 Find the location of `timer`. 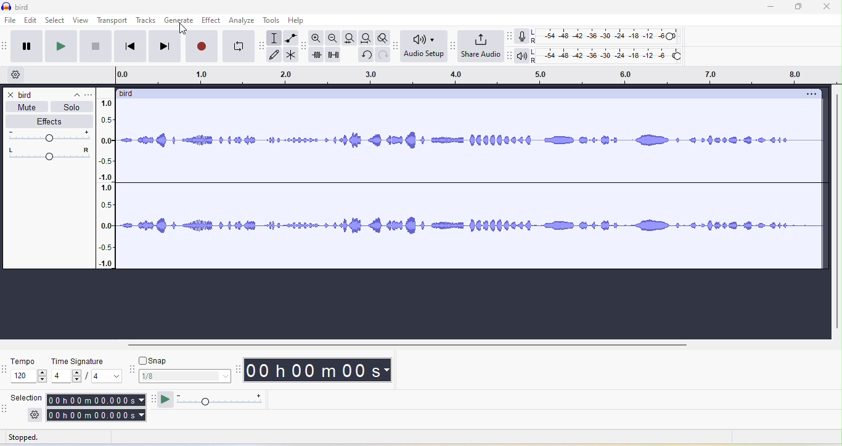

timer is located at coordinates (322, 370).